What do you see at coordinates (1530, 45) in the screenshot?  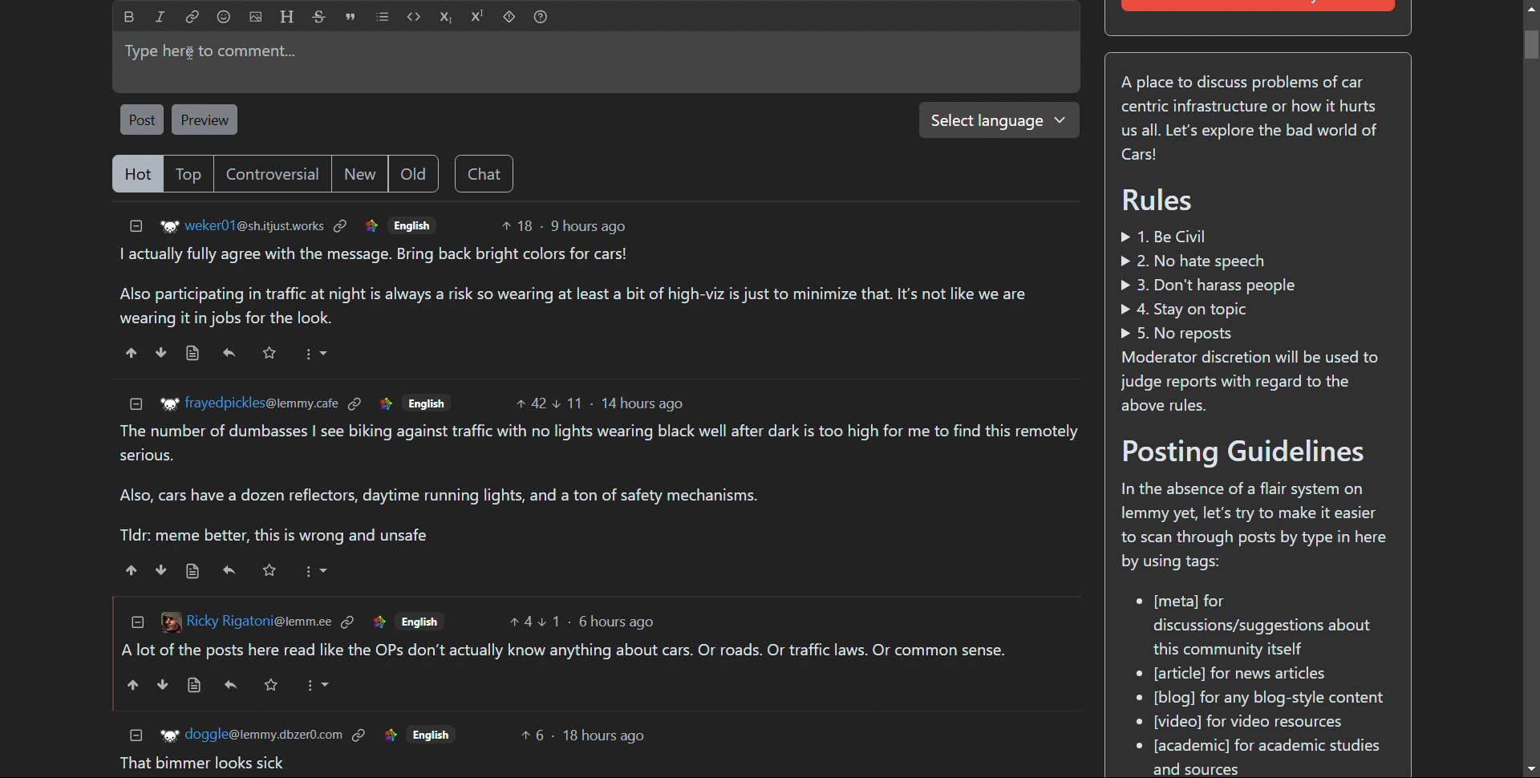 I see `Vertical scroll bar` at bounding box center [1530, 45].